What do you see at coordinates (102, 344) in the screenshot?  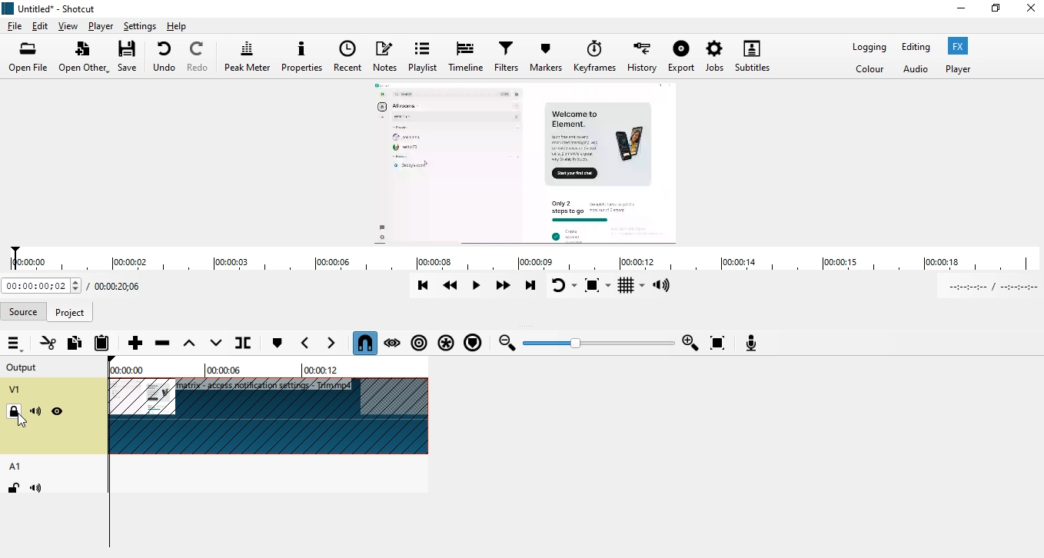 I see `Paste` at bounding box center [102, 344].